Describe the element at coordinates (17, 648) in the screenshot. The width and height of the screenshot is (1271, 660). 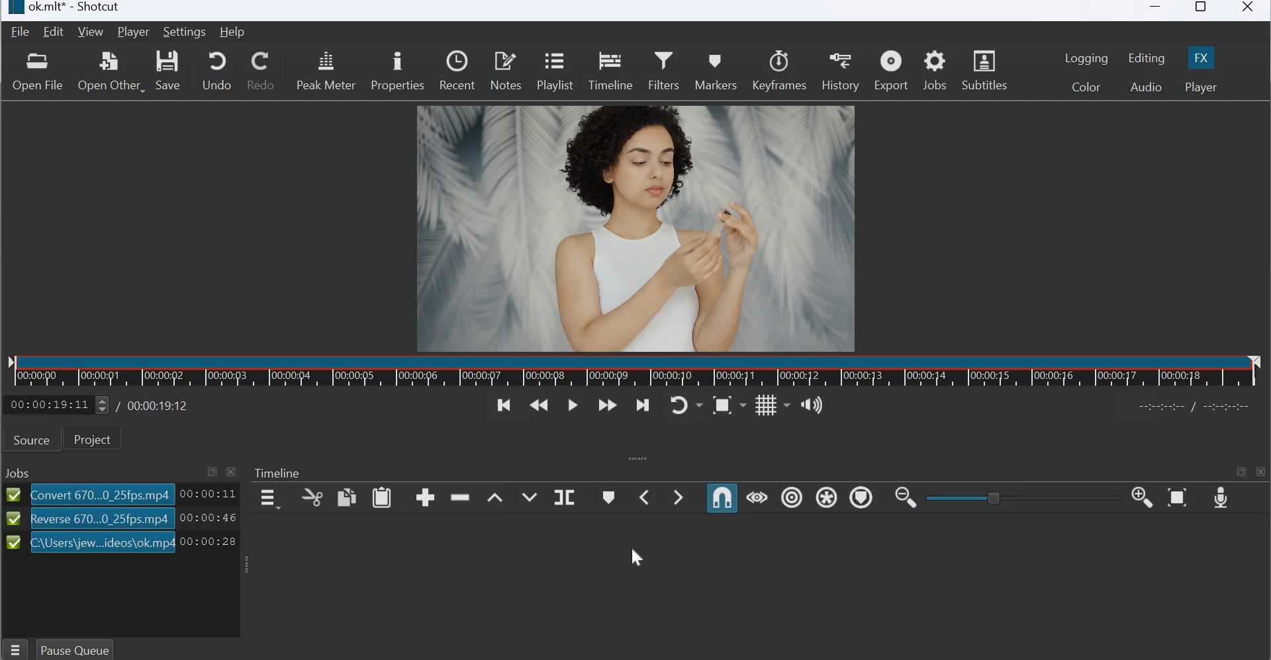
I see `Menu` at that location.